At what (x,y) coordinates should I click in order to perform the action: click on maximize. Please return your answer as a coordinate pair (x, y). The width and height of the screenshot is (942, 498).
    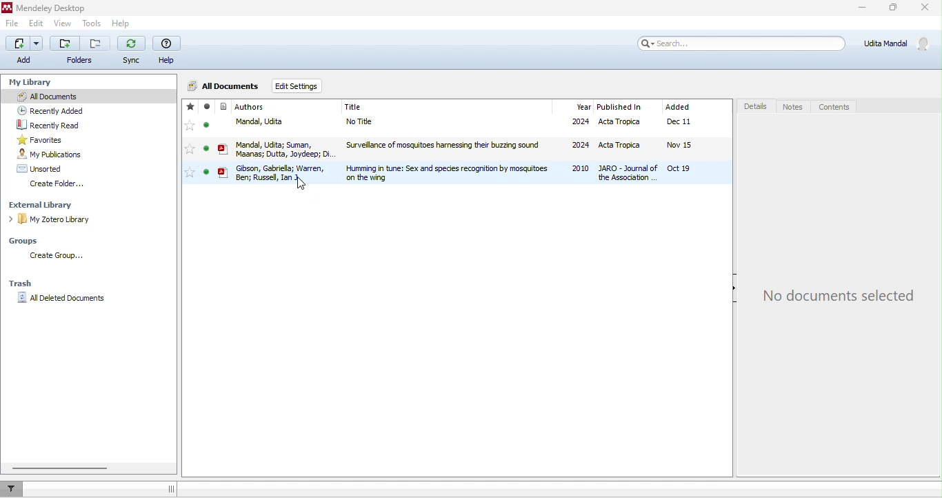
    Looking at the image, I should click on (892, 10).